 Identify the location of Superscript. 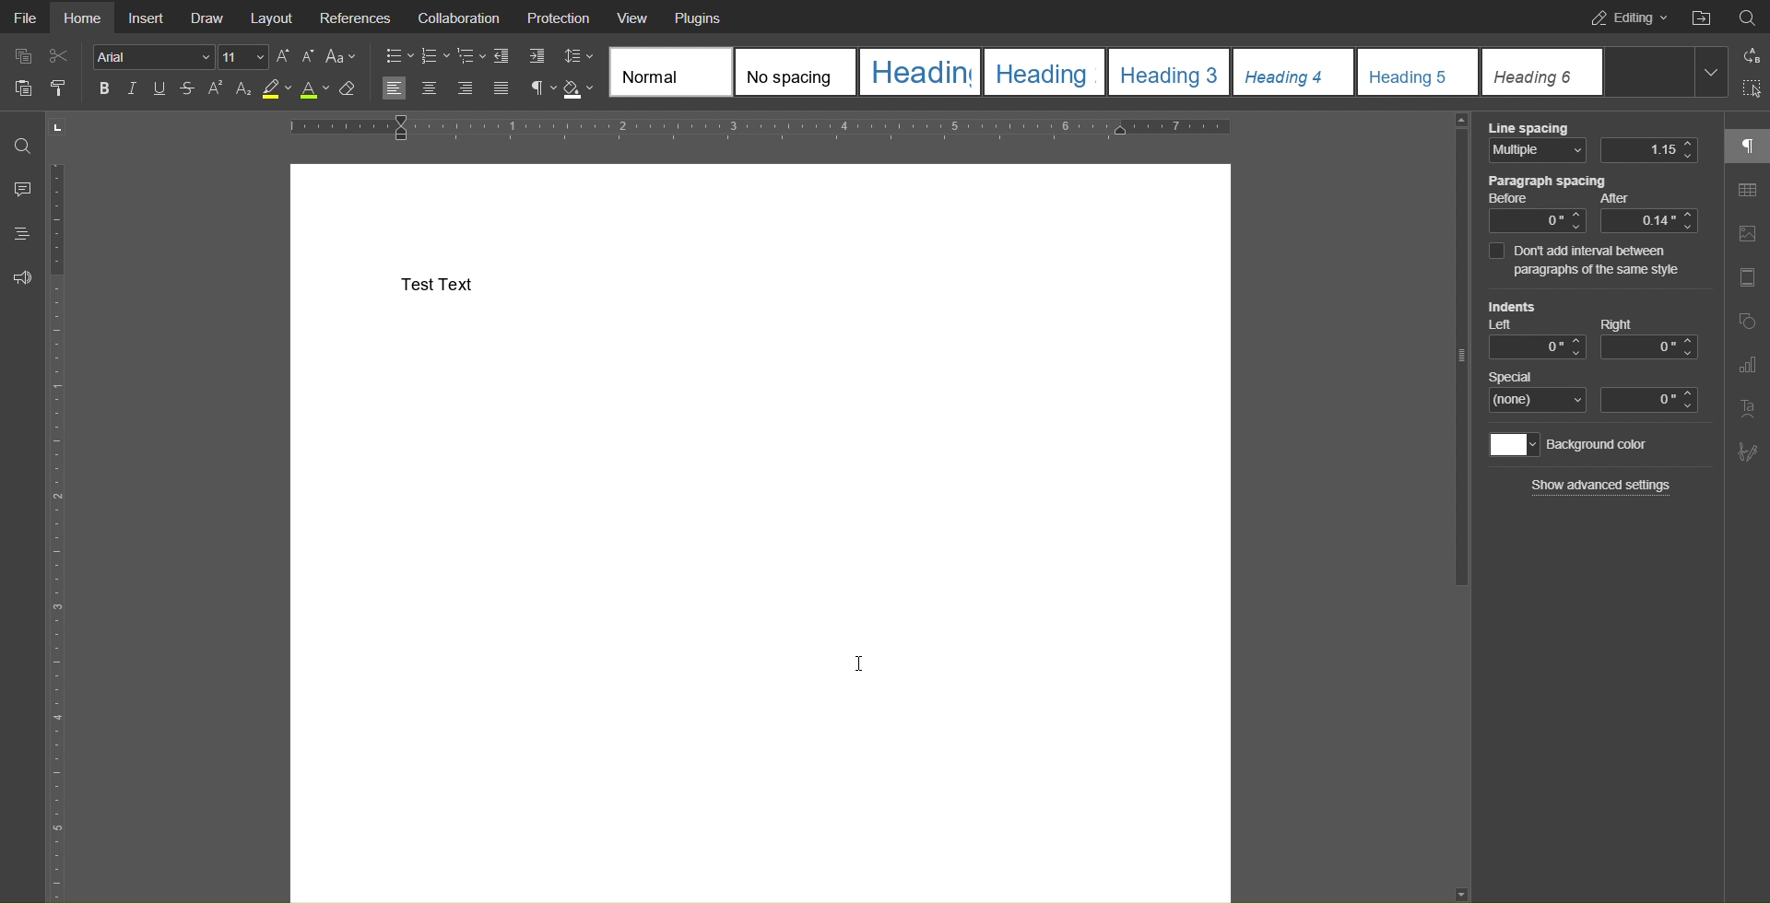
(215, 89).